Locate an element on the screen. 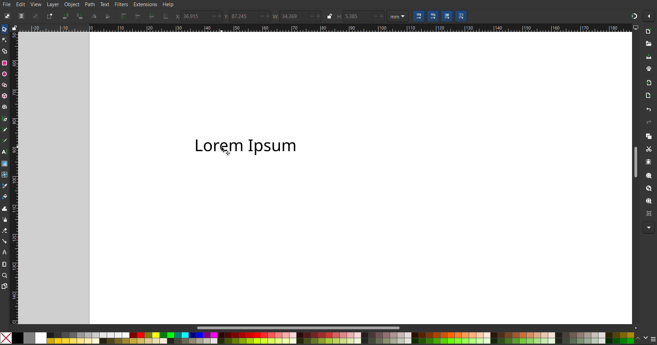 This screenshot has height=345, width=657. Lorem Ipsum is located at coordinates (247, 146).